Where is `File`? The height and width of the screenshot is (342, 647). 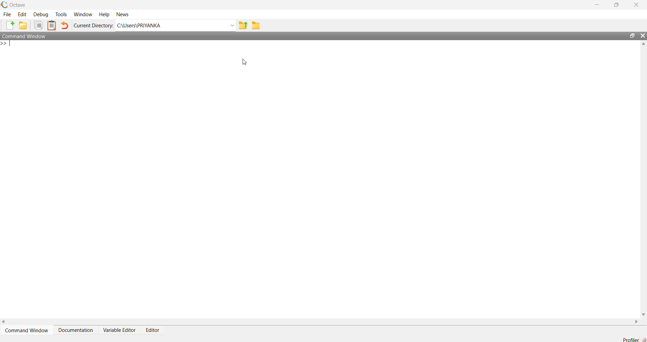
File is located at coordinates (7, 14).